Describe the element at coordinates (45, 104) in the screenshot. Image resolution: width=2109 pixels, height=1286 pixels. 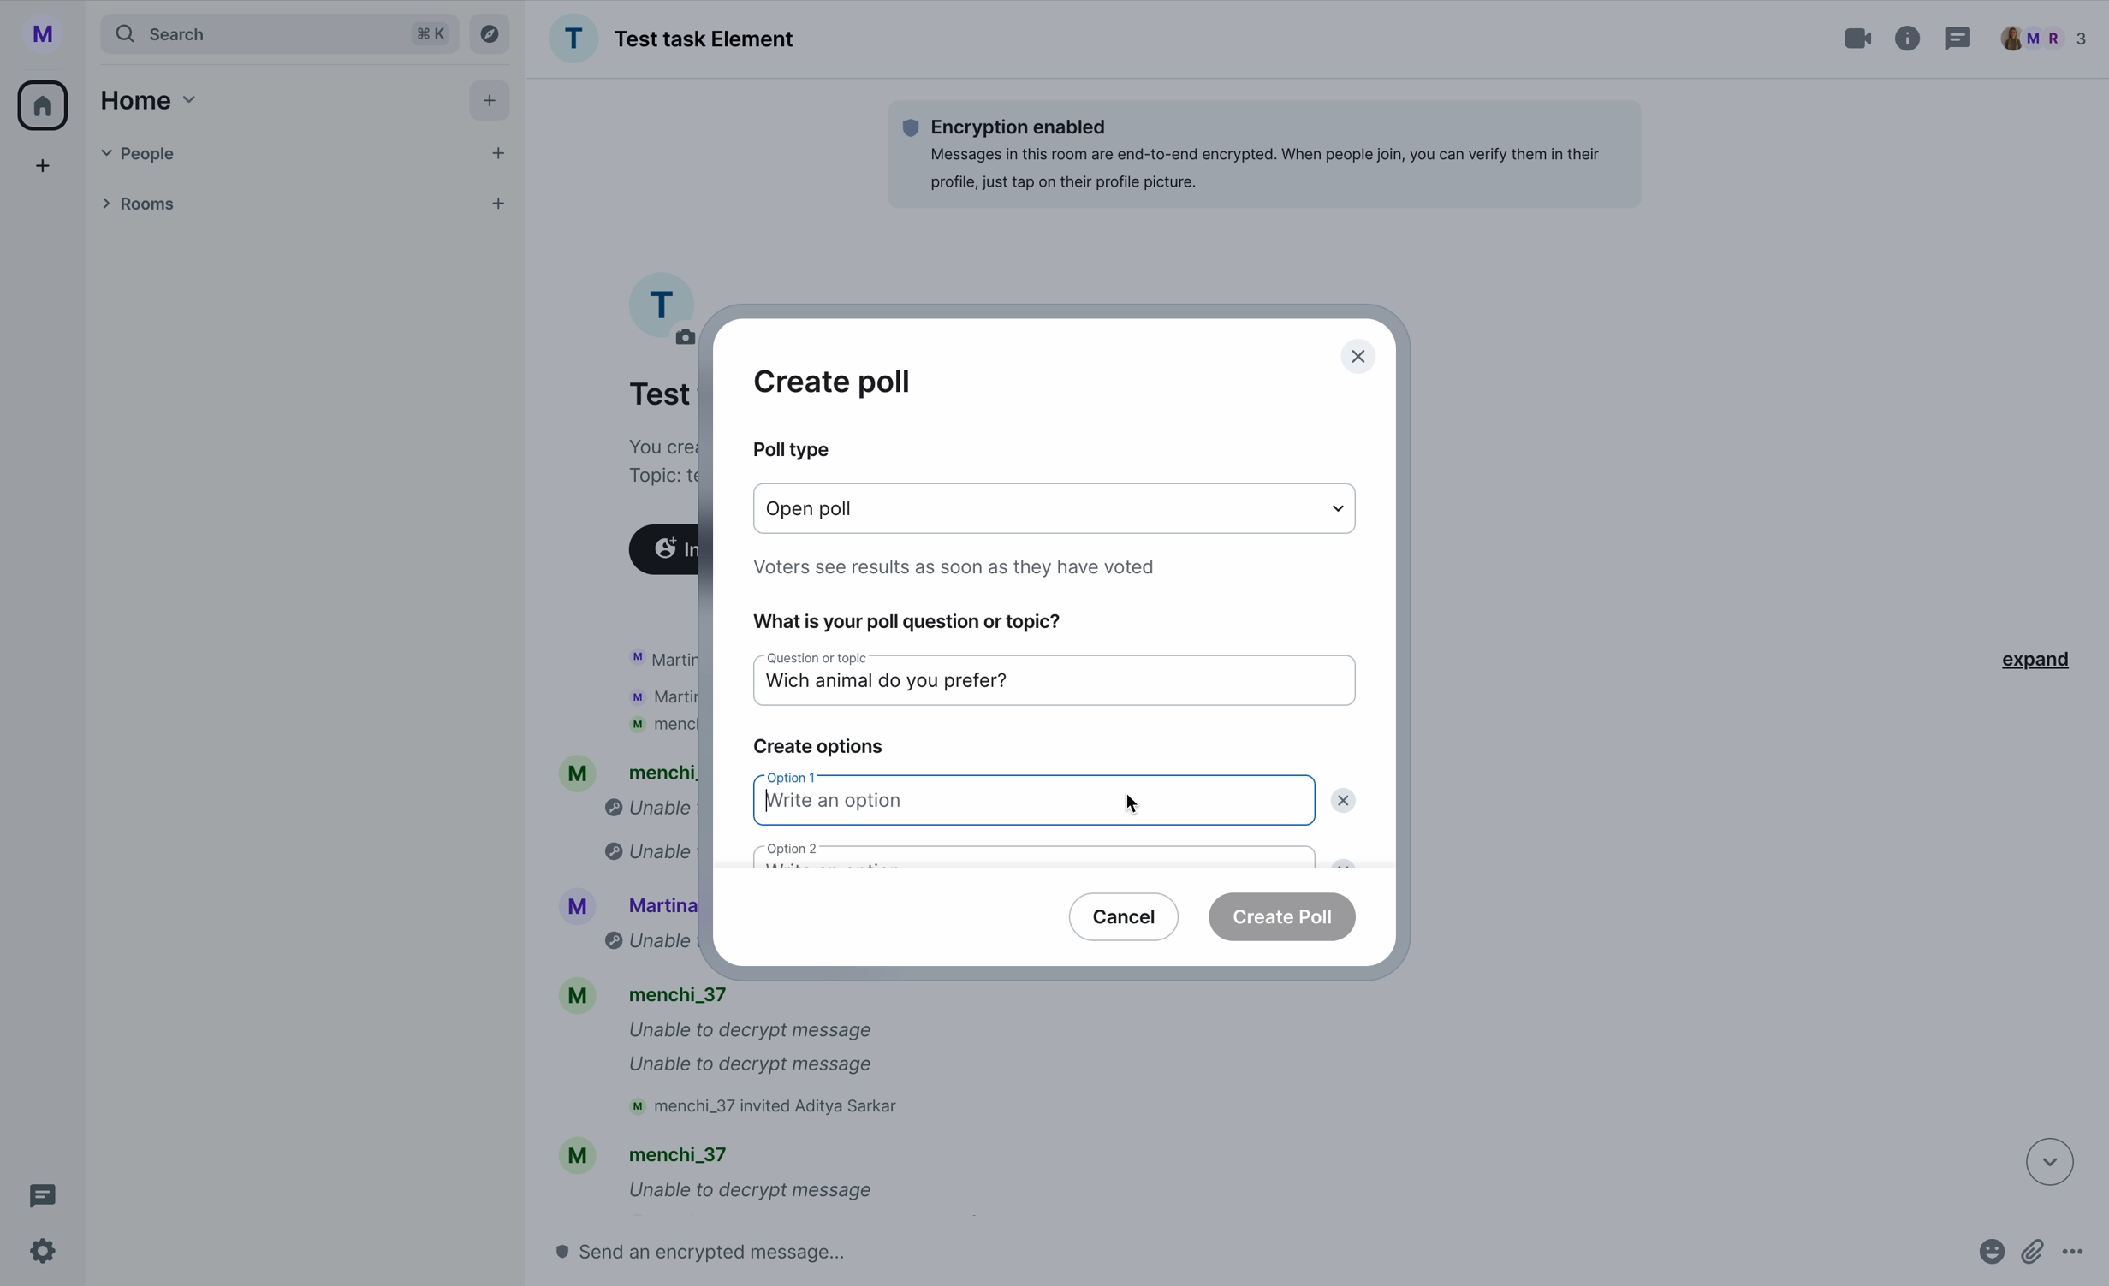
I see `home` at that location.